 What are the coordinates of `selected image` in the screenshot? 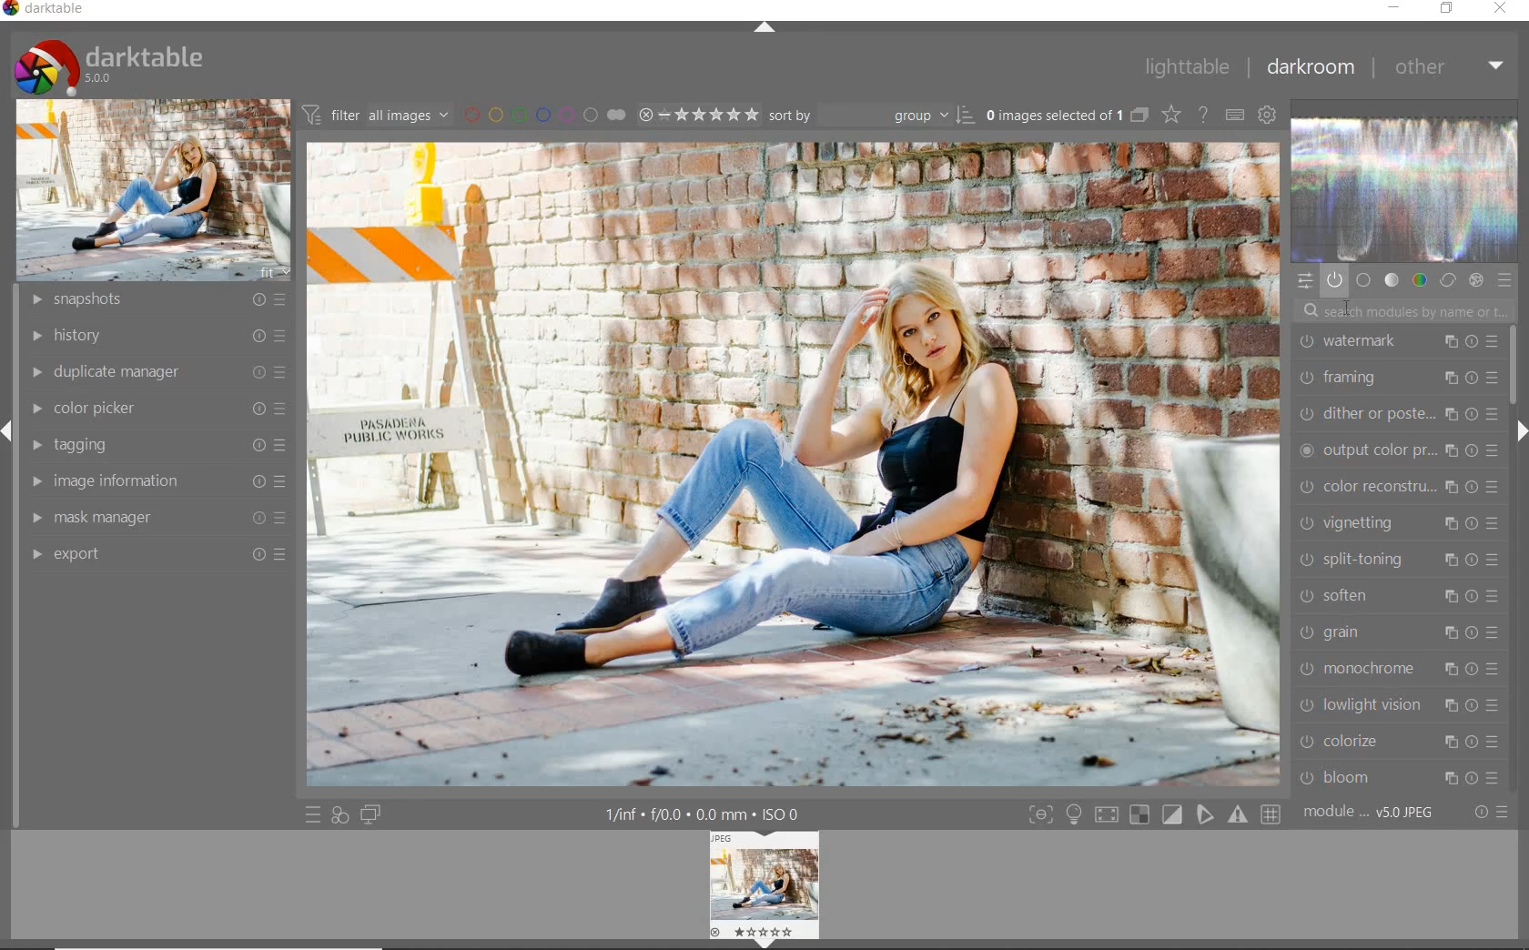 It's located at (790, 463).